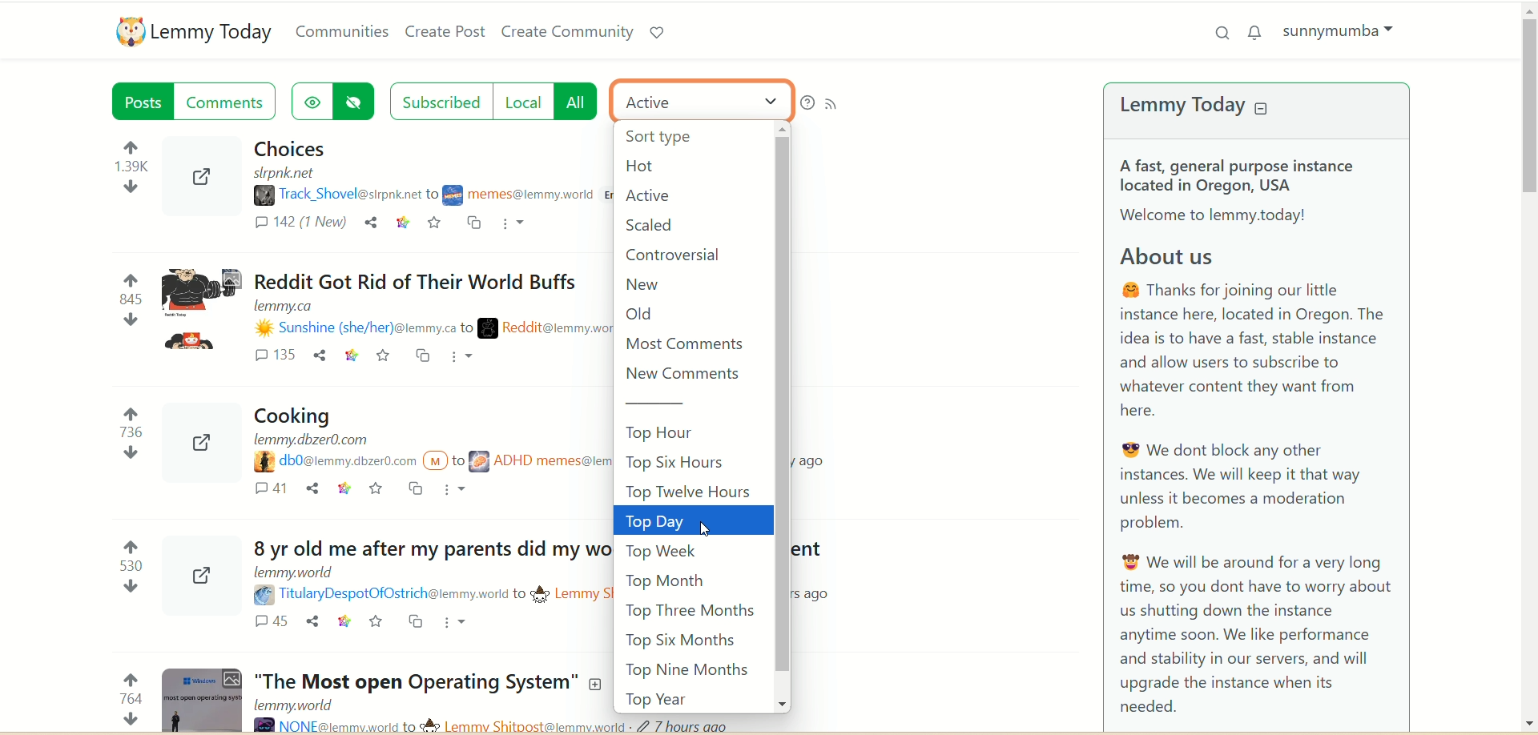 This screenshot has width=1538, height=735. What do you see at coordinates (439, 99) in the screenshot?
I see `subscribed` at bounding box center [439, 99].